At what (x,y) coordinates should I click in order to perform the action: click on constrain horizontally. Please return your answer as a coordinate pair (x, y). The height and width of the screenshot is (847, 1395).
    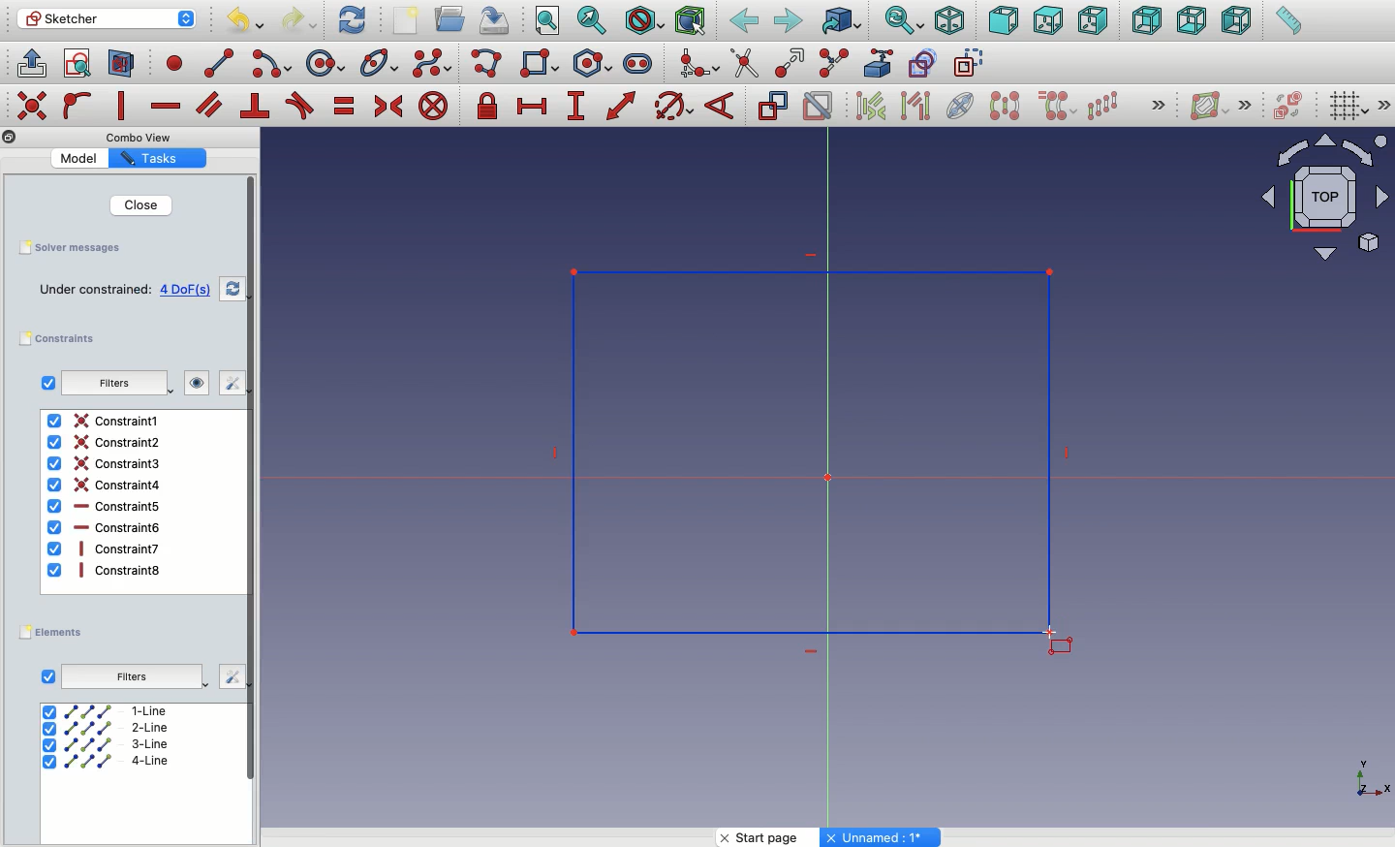
    Looking at the image, I should click on (168, 101).